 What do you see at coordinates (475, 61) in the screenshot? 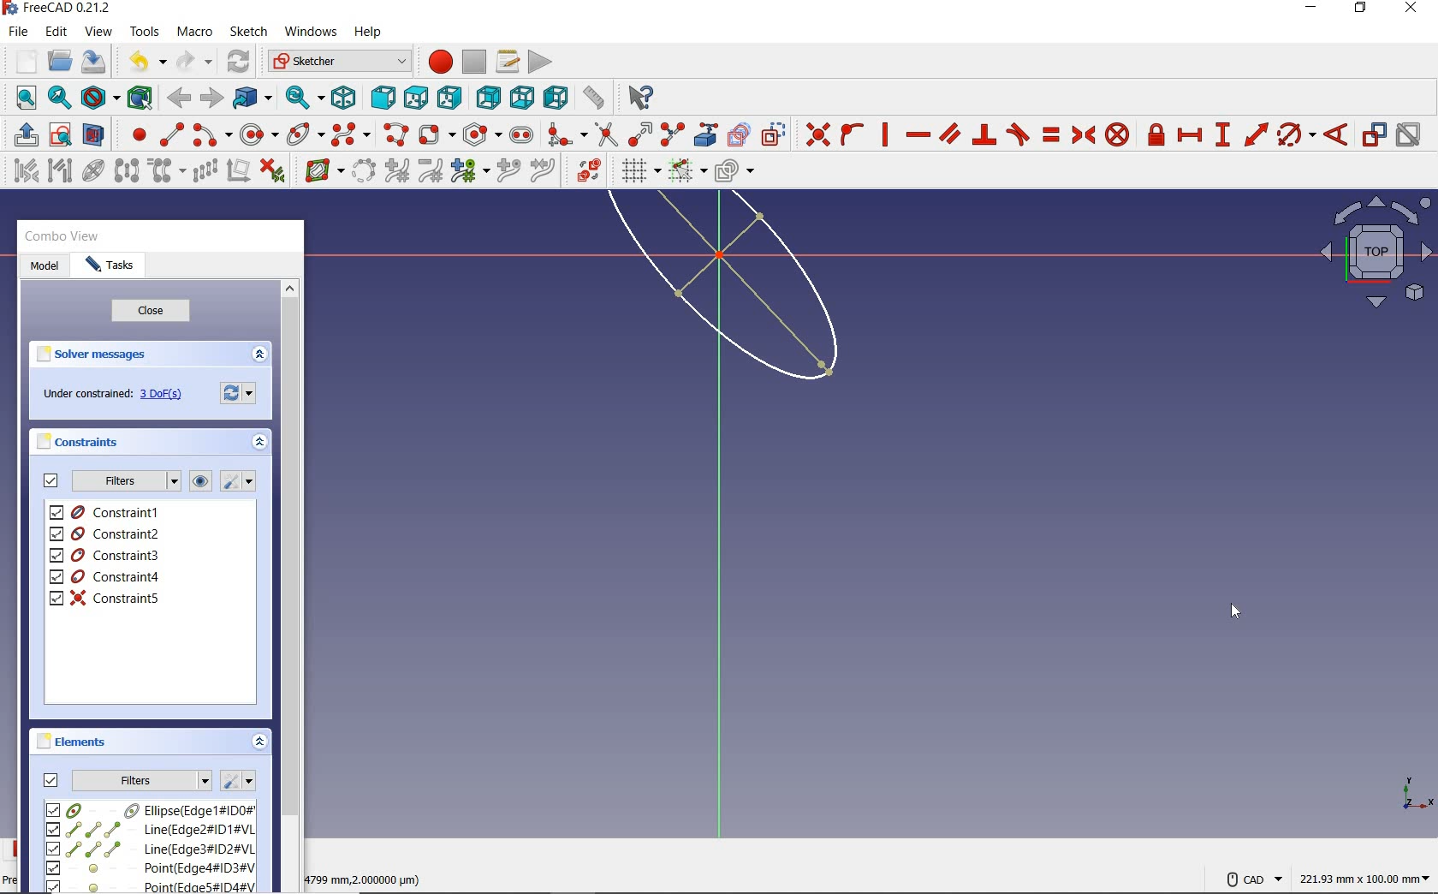
I see `stop macro recording` at bounding box center [475, 61].